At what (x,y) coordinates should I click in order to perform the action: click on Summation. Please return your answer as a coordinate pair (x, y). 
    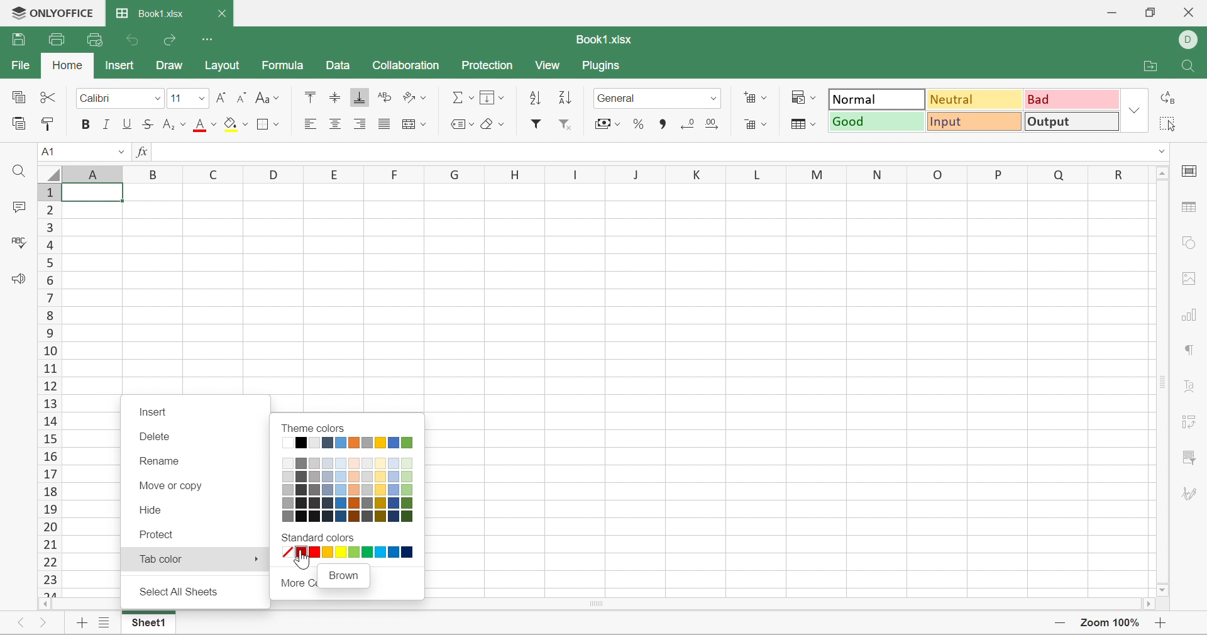
    Looking at the image, I should click on (462, 99).